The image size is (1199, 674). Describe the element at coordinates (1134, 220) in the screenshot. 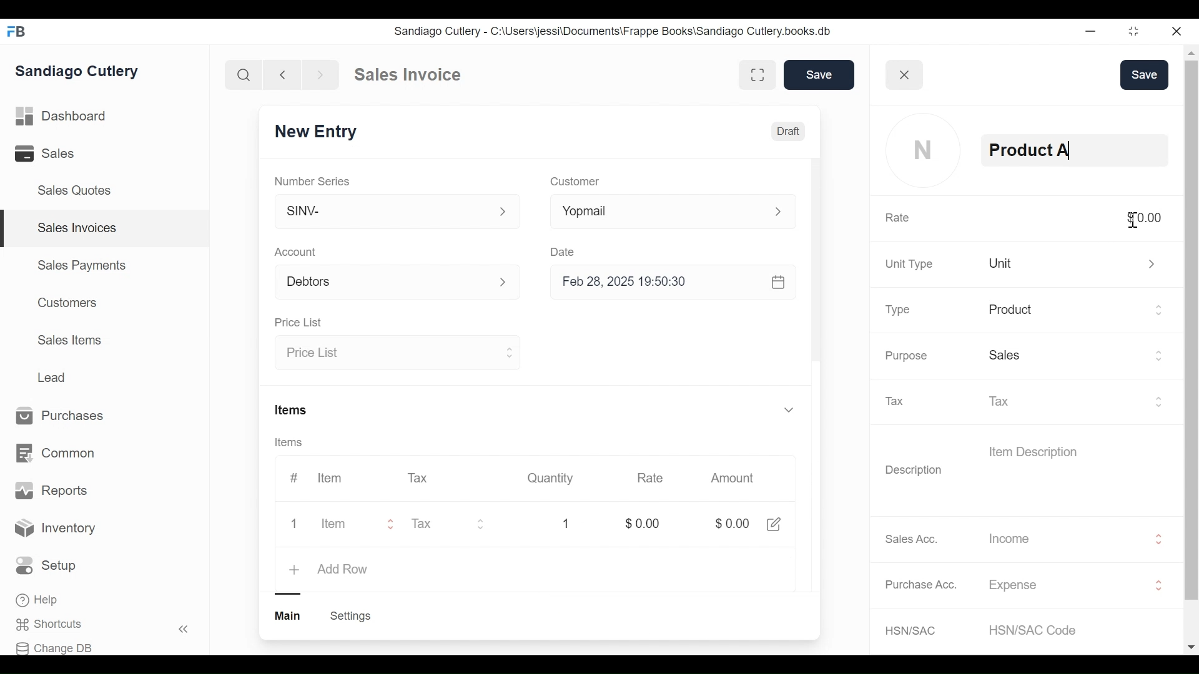

I see `cursor` at that location.